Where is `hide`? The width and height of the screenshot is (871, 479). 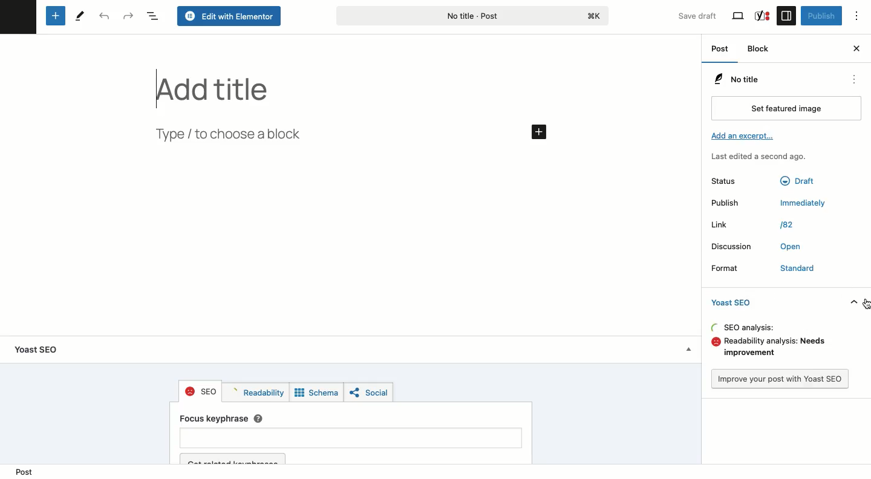 hide is located at coordinates (852, 302).